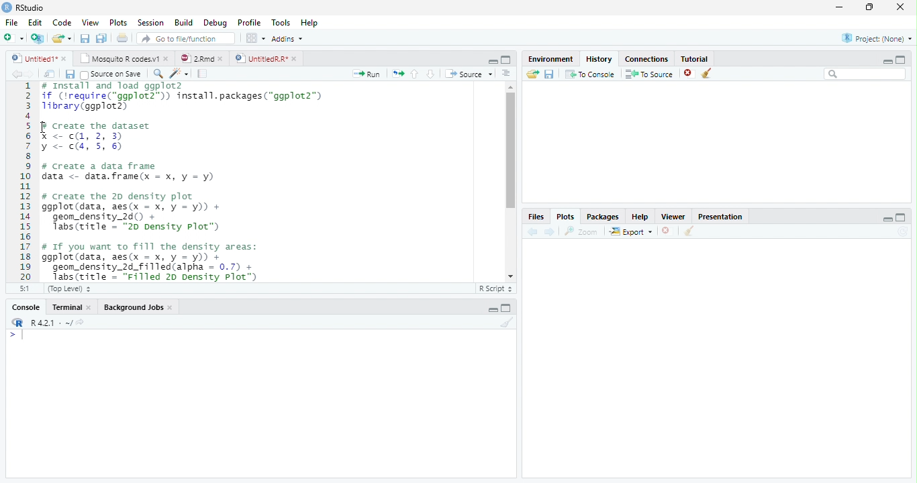 The width and height of the screenshot is (917, 483). I want to click on Viewer, so click(672, 216).